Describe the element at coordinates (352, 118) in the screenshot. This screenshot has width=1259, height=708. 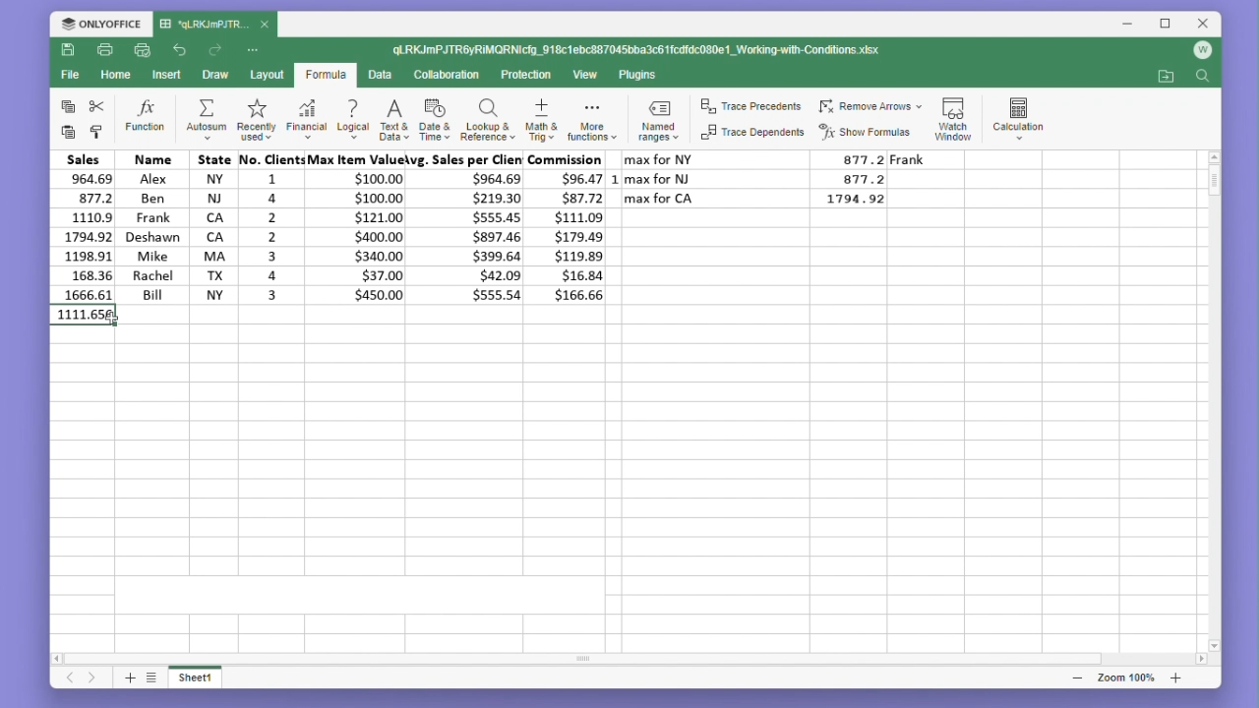
I see `Logical` at that location.